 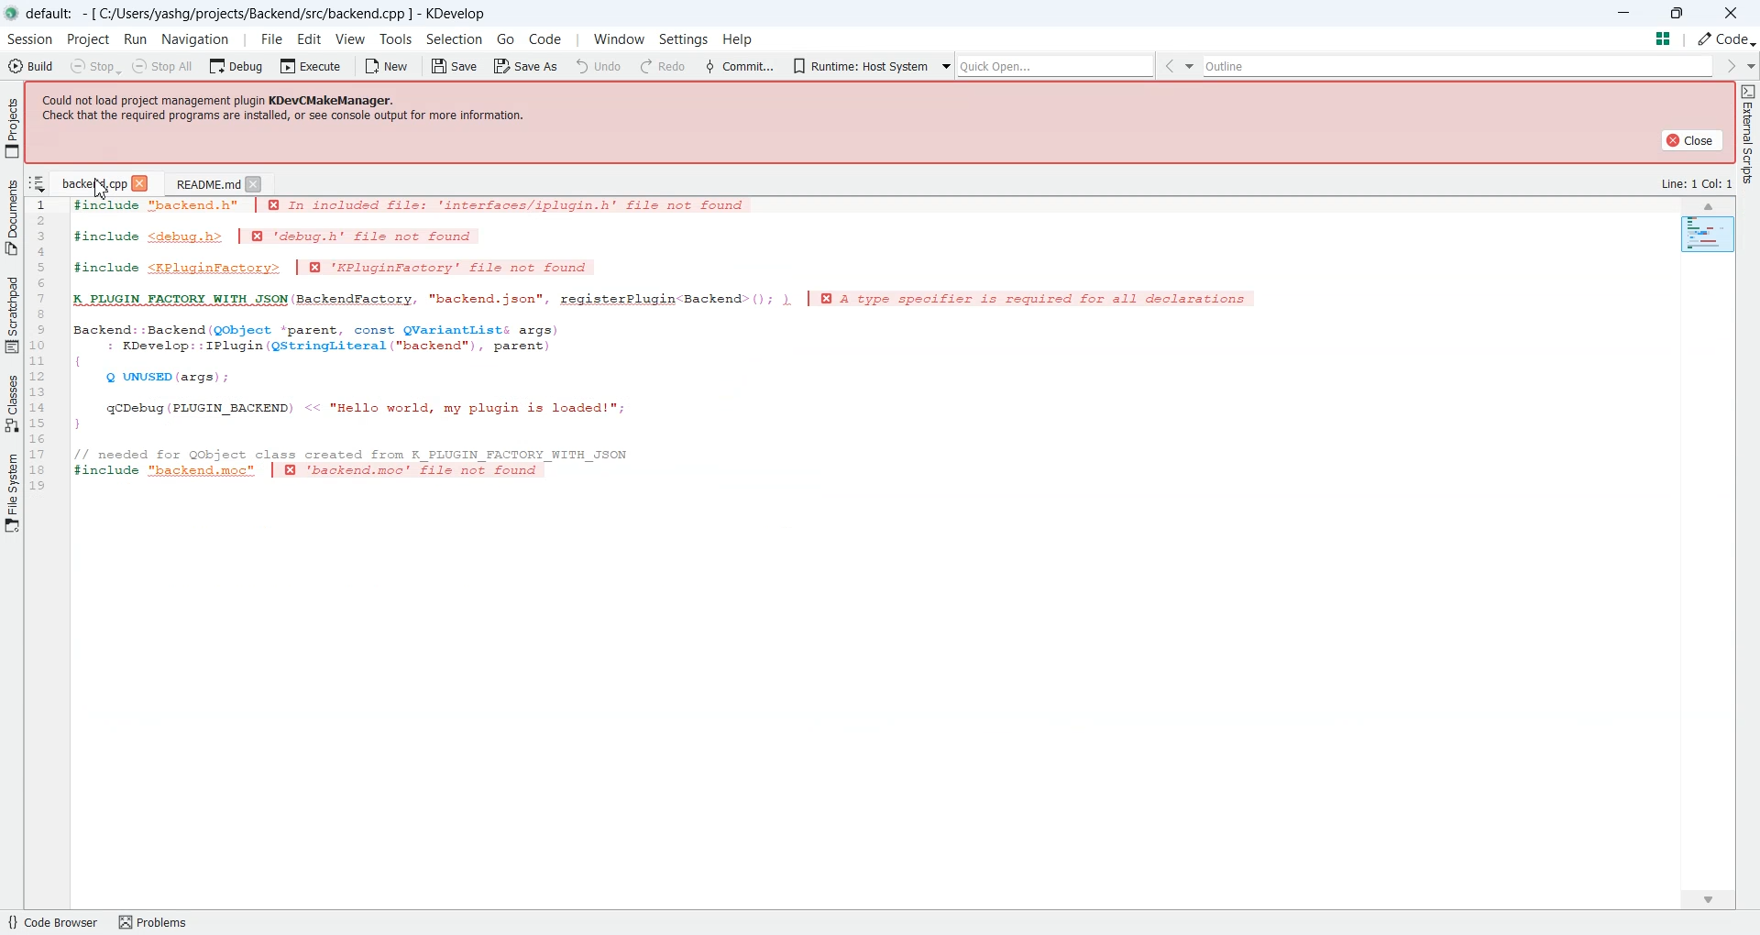 What do you see at coordinates (322, 341) in the screenshot?
I see `Backend: : Backend (QObject ‘parent, const QVariantListi args)
: KDevelop: :IPlugin (QStringLiteral ("backend"), parent)` at bounding box center [322, 341].